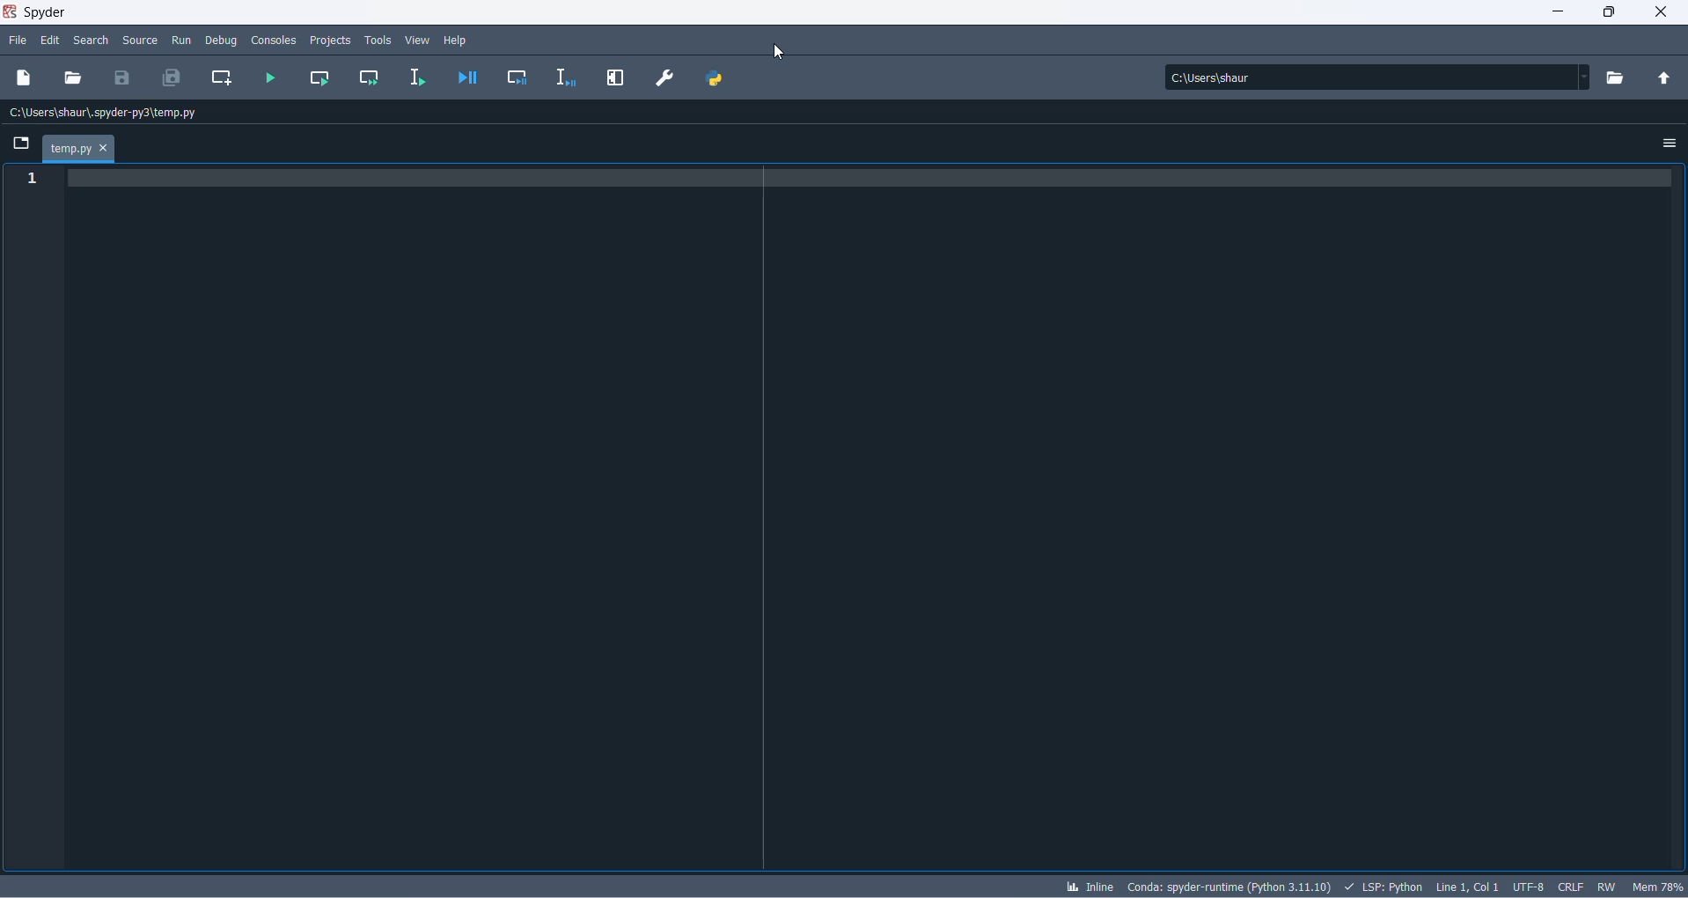  I want to click on view, so click(418, 40).